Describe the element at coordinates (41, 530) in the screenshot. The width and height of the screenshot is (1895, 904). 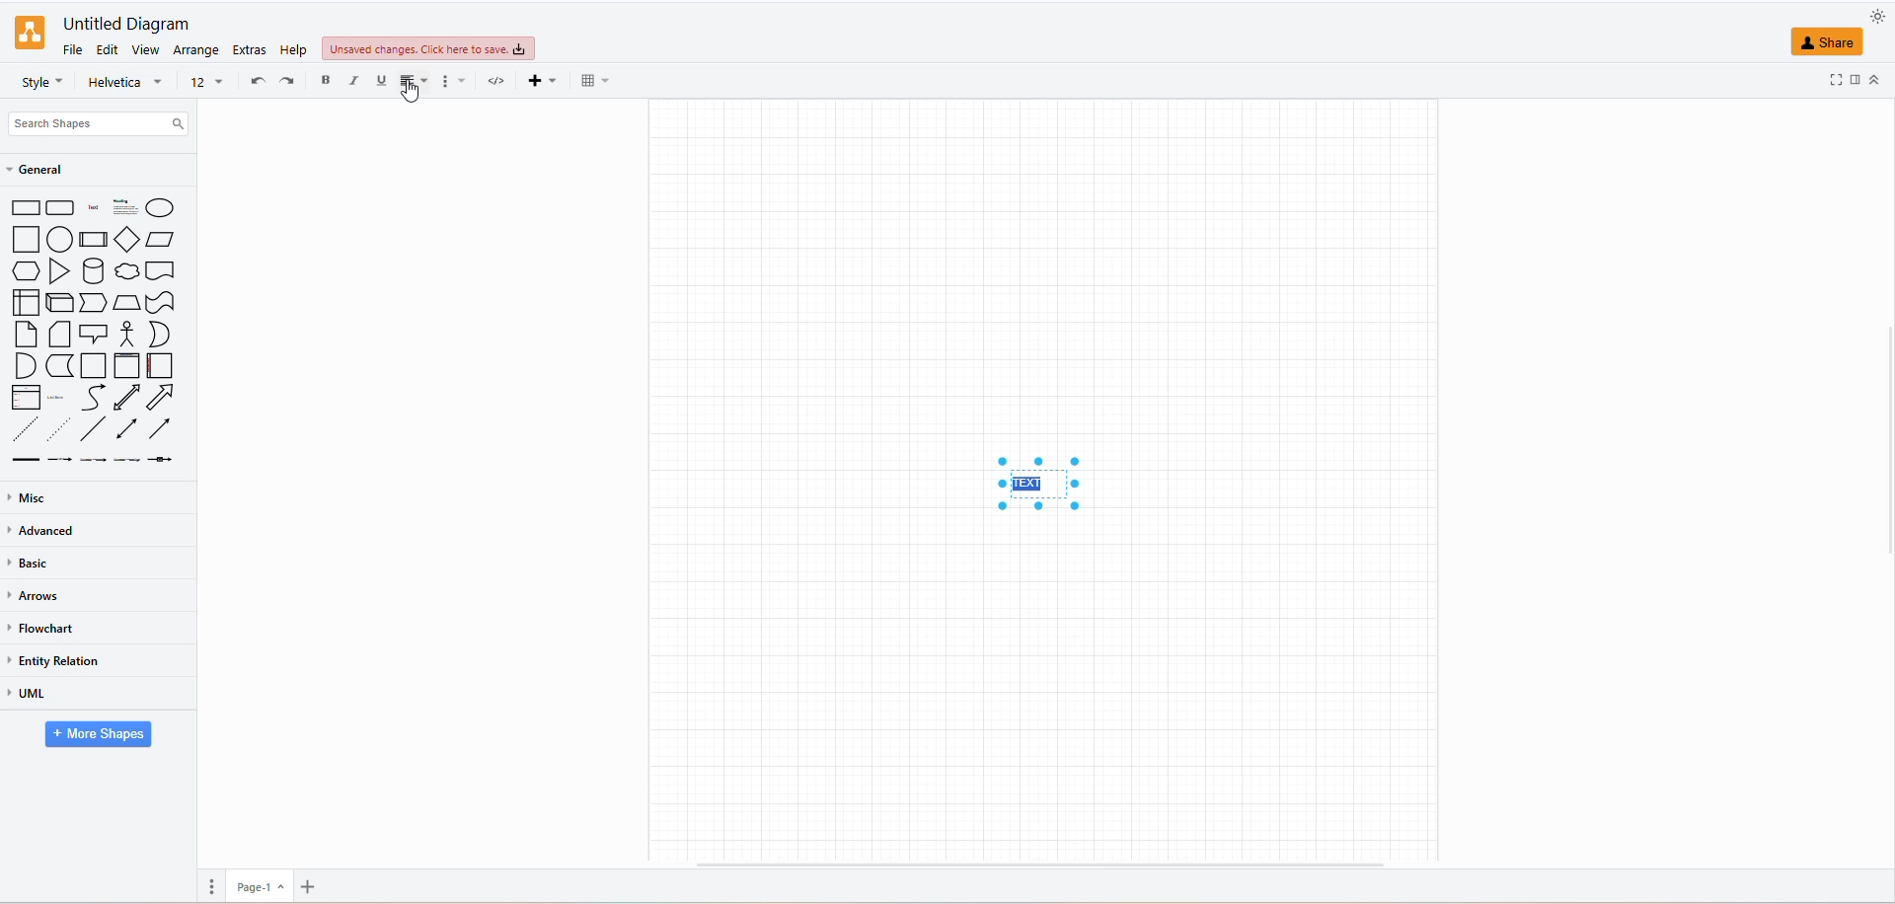
I see `advanced` at that location.